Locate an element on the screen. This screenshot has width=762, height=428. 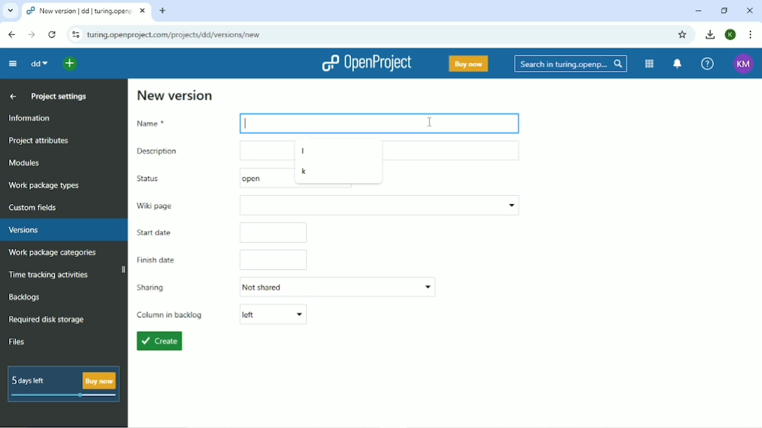
Close is located at coordinates (749, 10).